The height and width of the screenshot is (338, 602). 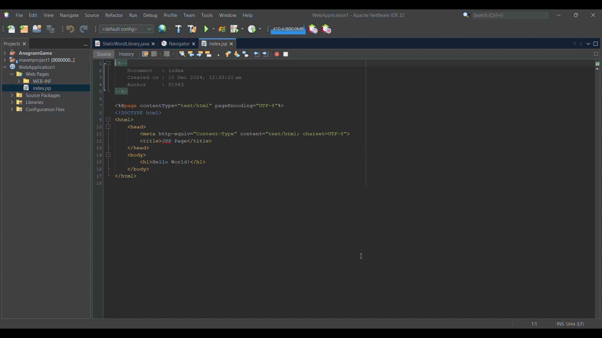 What do you see at coordinates (596, 54) in the screenshot?
I see `Split window horizontally or vertically` at bounding box center [596, 54].